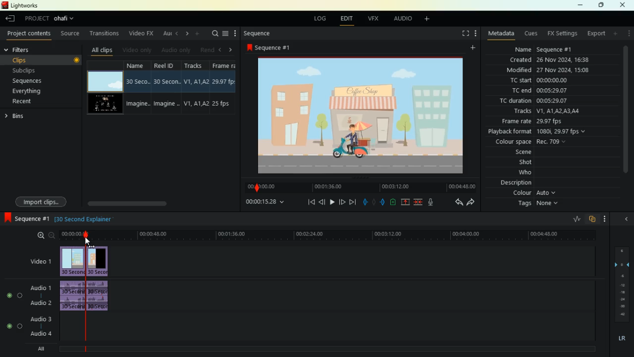 The height and width of the screenshot is (357, 634). Describe the element at coordinates (102, 297) in the screenshot. I see `audio` at that location.